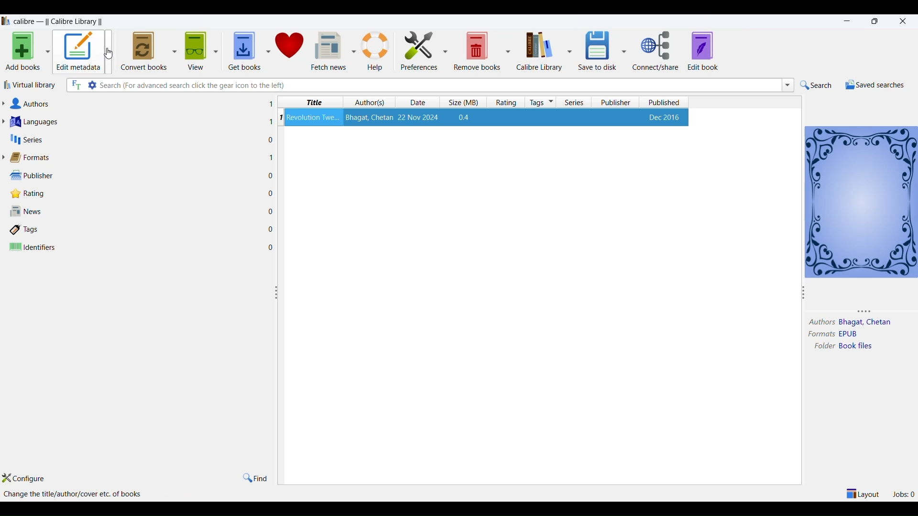  Describe the element at coordinates (22, 51) in the screenshot. I see `add books ` at that location.